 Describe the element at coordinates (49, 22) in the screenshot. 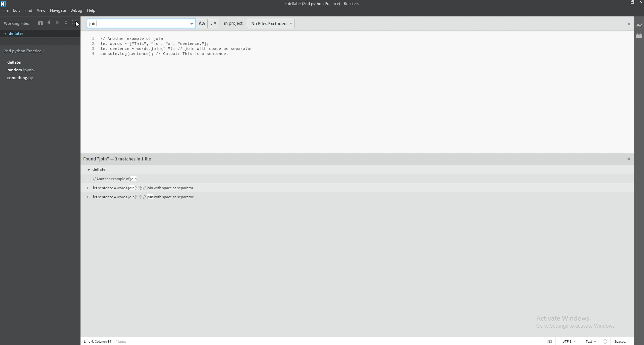

I see `previous` at that location.